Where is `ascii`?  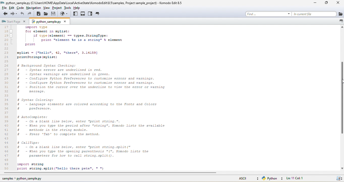
ascii is located at coordinates (247, 178).